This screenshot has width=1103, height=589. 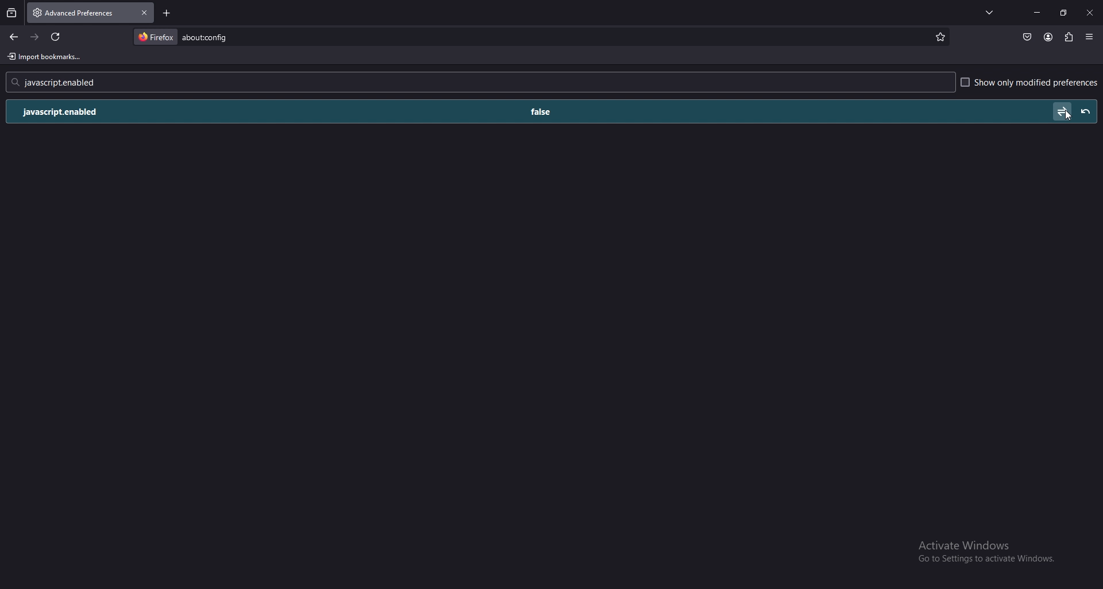 I want to click on preference, so click(x=78, y=111).